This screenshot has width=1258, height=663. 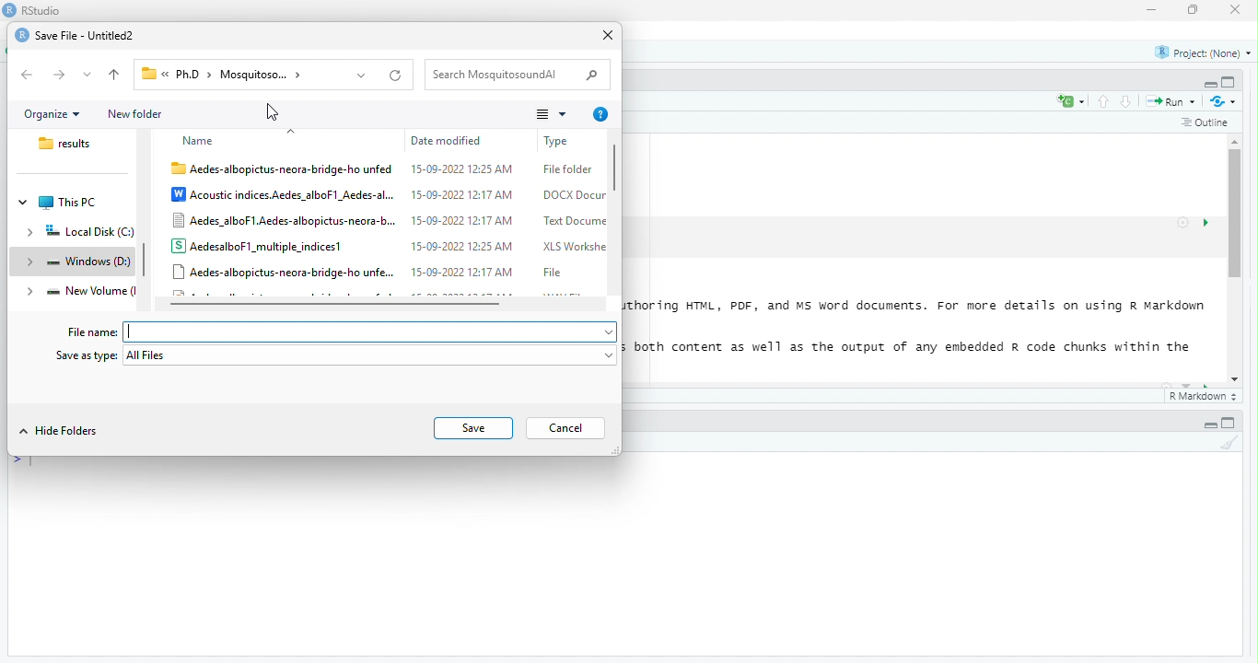 What do you see at coordinates (562, 142) in the screenshot?
I see `Type` at bounding box center [562, 142].